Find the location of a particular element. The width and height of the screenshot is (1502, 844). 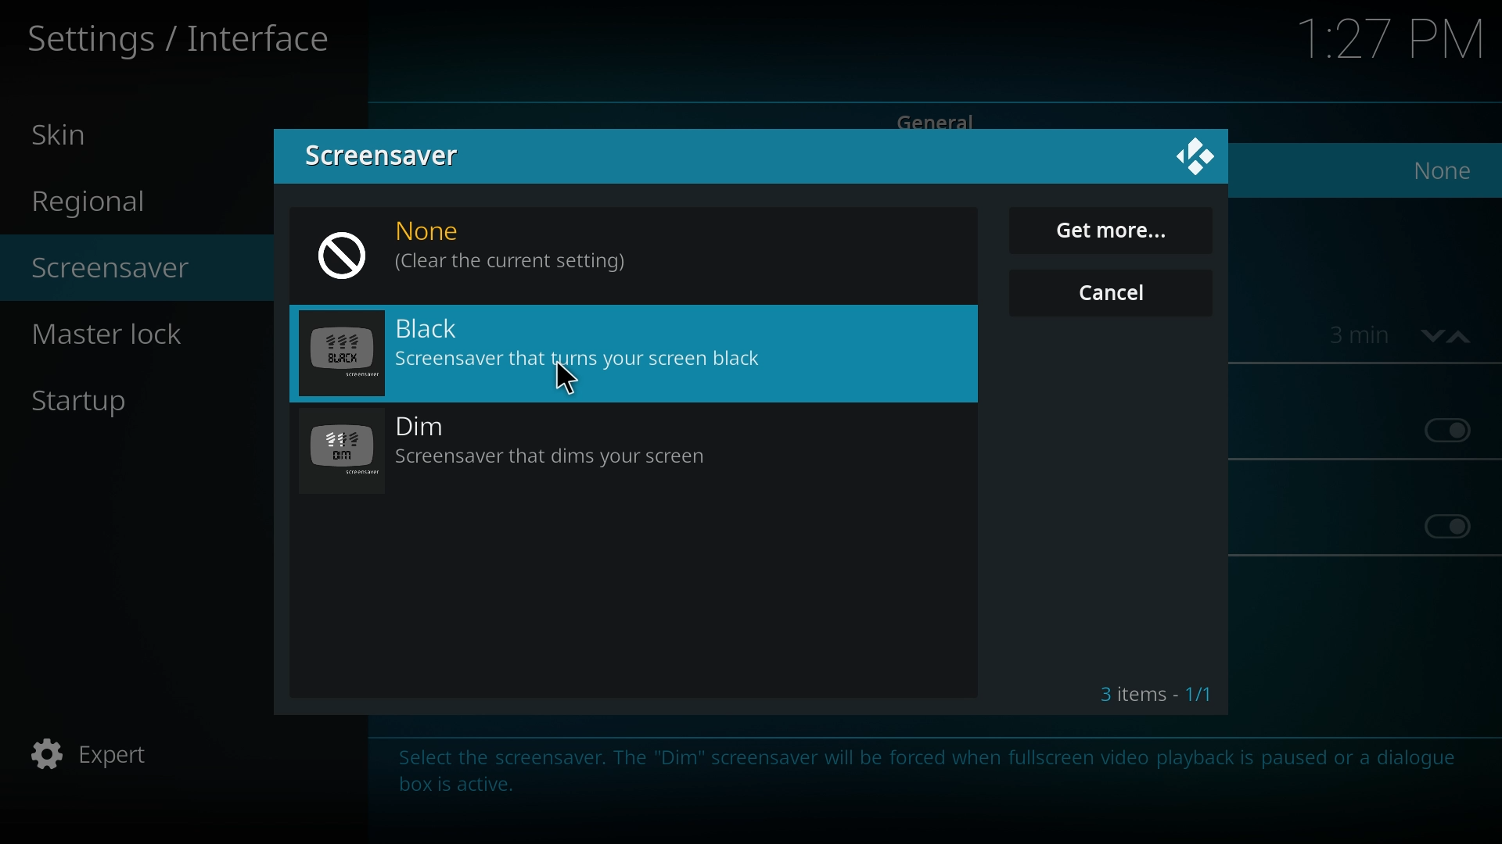

get more is located at coordinates (1113, 228).